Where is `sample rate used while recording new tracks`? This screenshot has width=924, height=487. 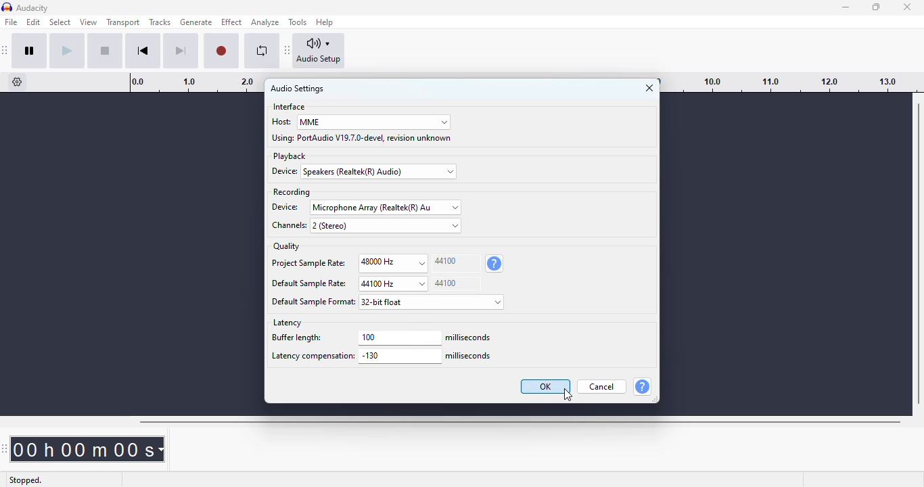 sample rate used while recording new tracks is located at coordinates (494, 264).